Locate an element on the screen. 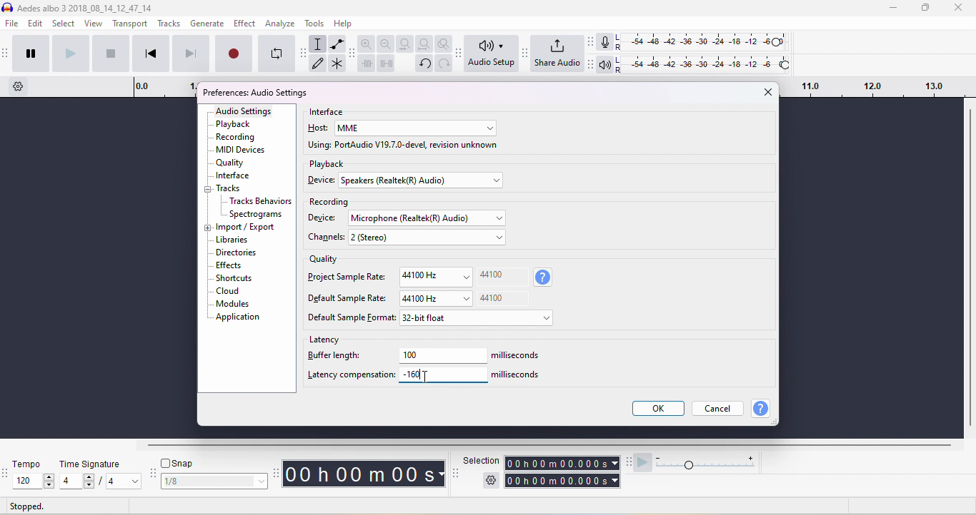 The width and height of the screenshot is (976, 515). audacity play at speed toolbar is located at coordinates (629, 462).